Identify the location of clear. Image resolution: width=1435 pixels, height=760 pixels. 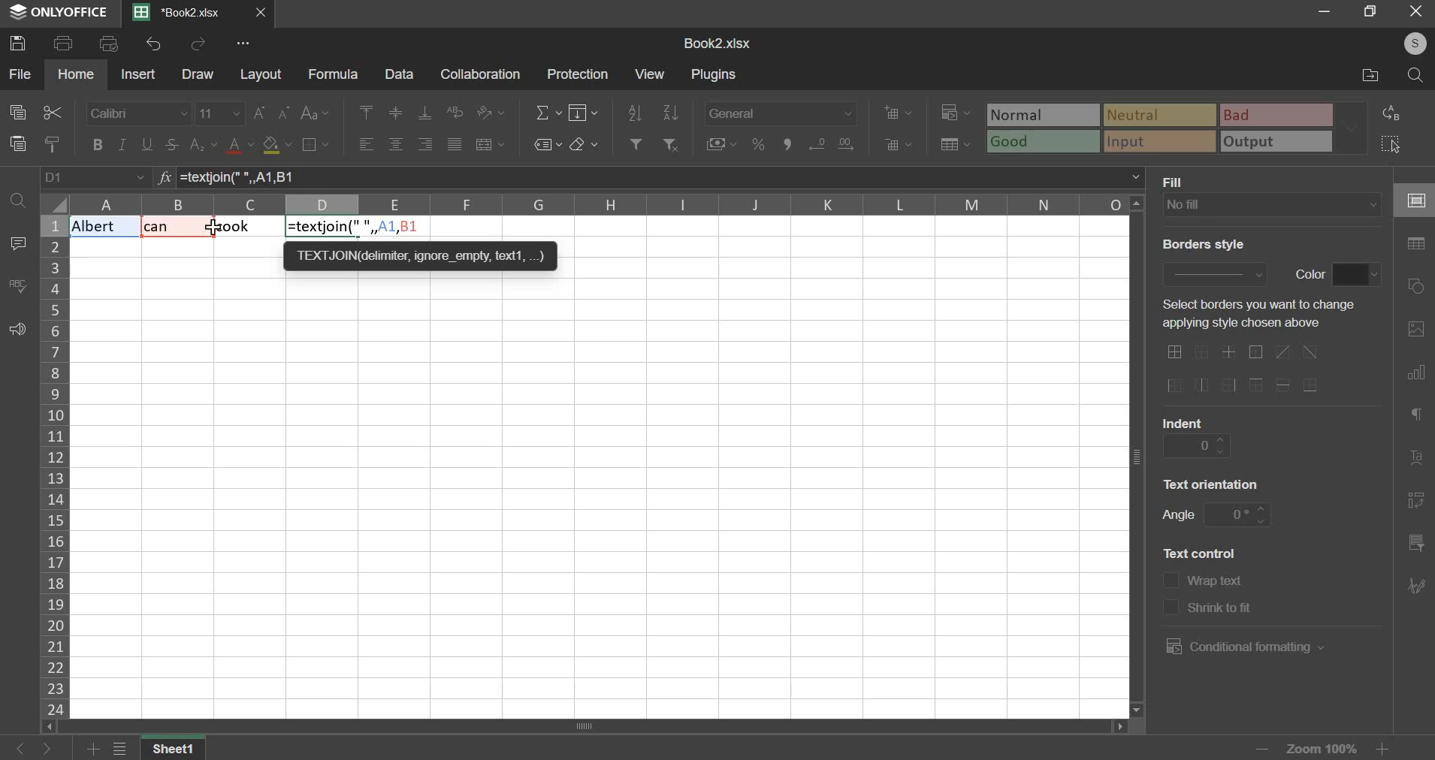
(584, 144).